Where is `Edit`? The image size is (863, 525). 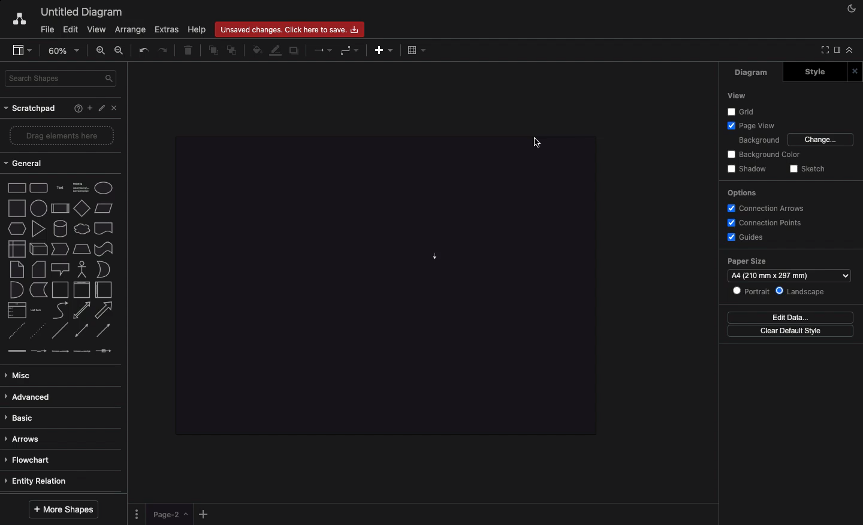
Edit is located at coordinates (71, 29).